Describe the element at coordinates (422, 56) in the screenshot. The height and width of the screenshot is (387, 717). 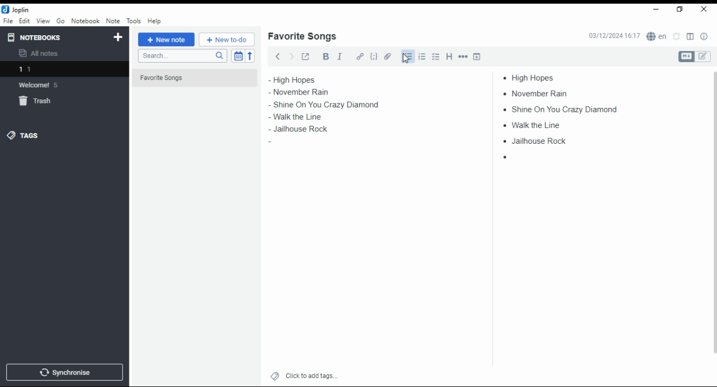
I see `number list` at that location.